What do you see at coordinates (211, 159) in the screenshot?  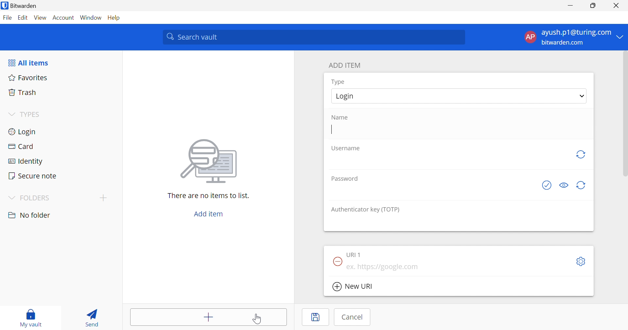 I see `image` at bounding box center [211, 159].